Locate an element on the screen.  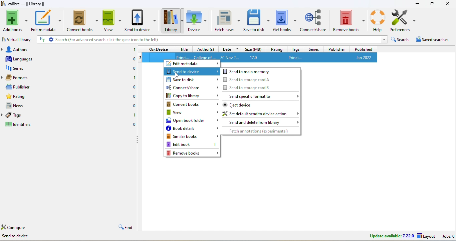
30 nov 2 is located at coordinates (232, 56).